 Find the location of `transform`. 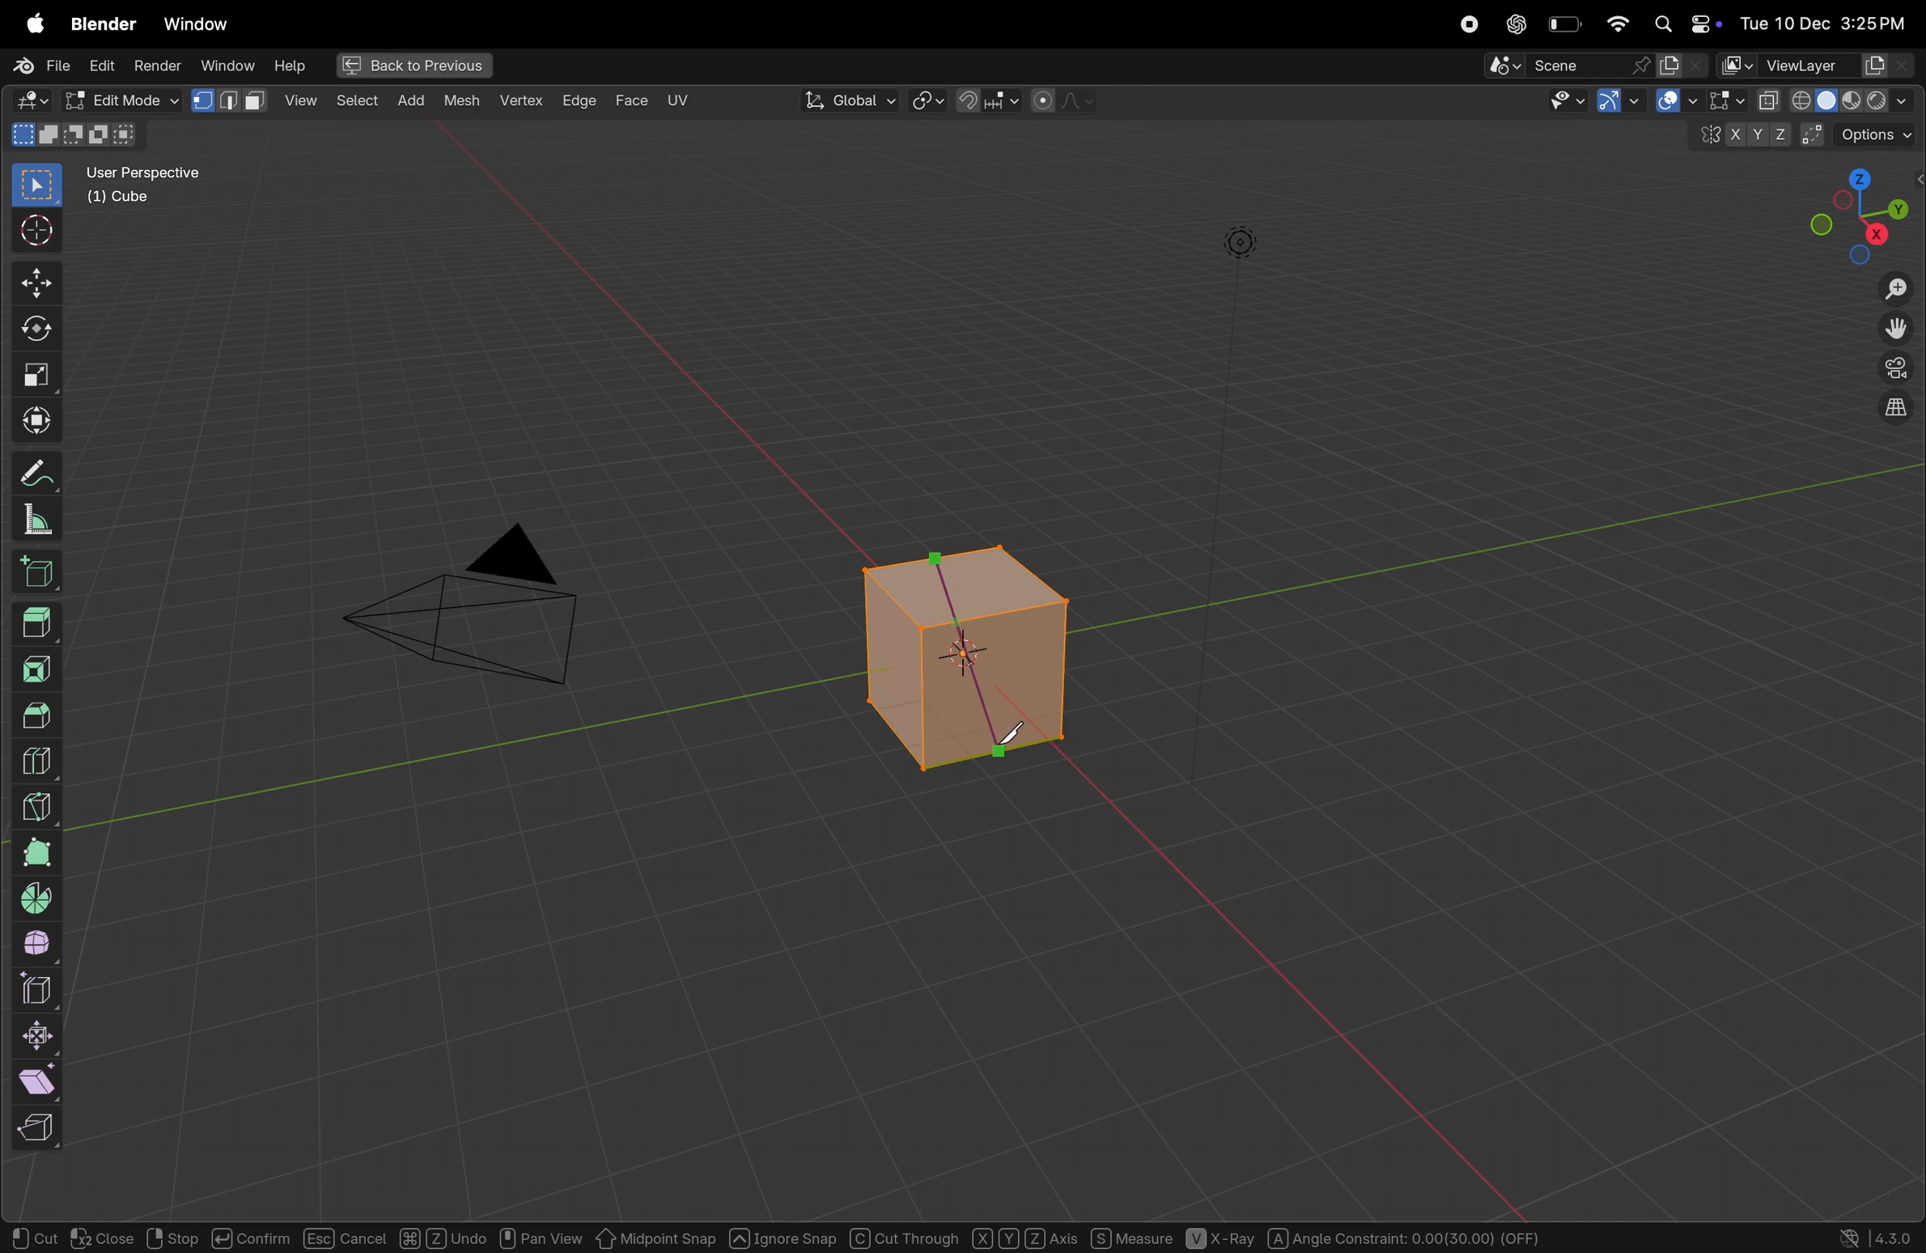

transform is located at coordinates (32, 421).